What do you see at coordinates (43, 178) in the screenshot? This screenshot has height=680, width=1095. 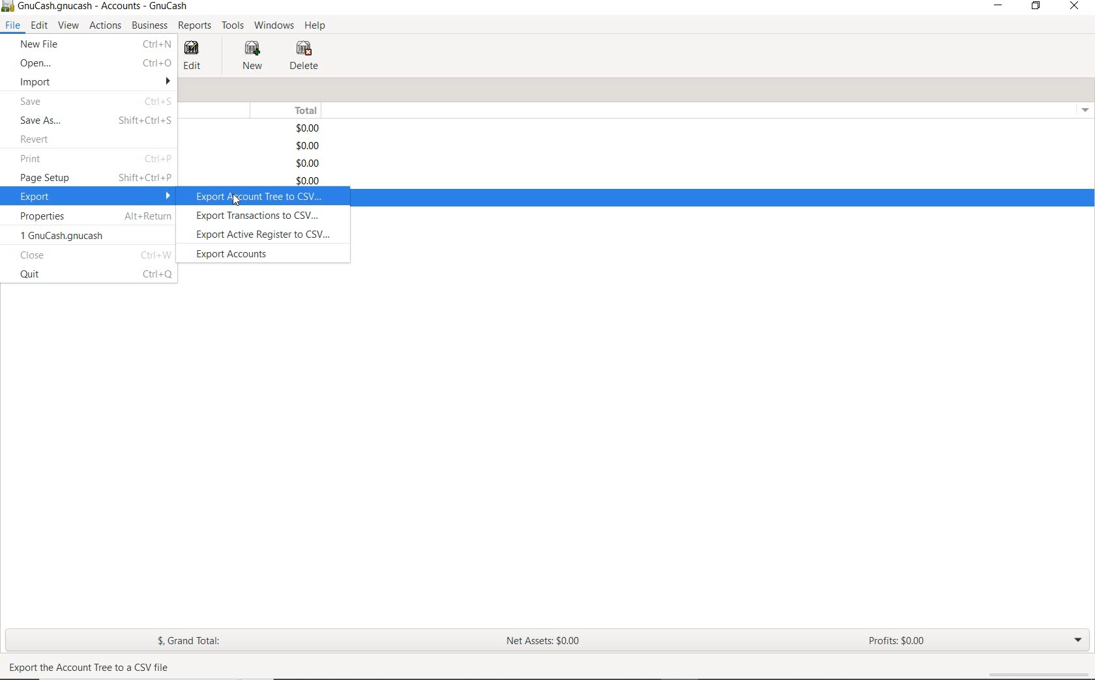 I see `PAGE SETUP` at bounding box center [43, 178].